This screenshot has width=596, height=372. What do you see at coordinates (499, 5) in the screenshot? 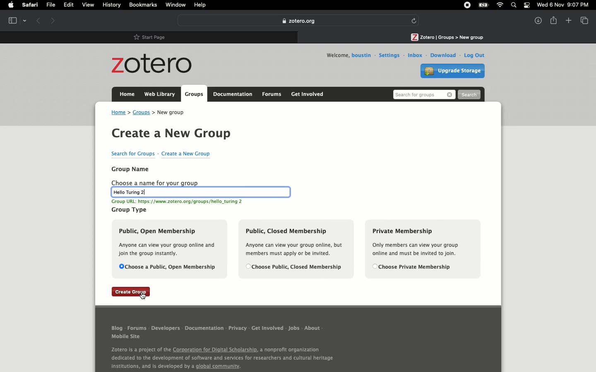
I see `Internet` at bounding box center [499, 5].